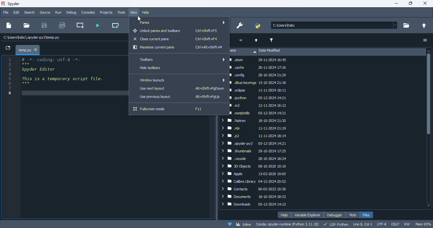 The width and height of the screenshot is (433, 228). I want to click on shortcut for unlock panes and toolbars, so click(206, 30).